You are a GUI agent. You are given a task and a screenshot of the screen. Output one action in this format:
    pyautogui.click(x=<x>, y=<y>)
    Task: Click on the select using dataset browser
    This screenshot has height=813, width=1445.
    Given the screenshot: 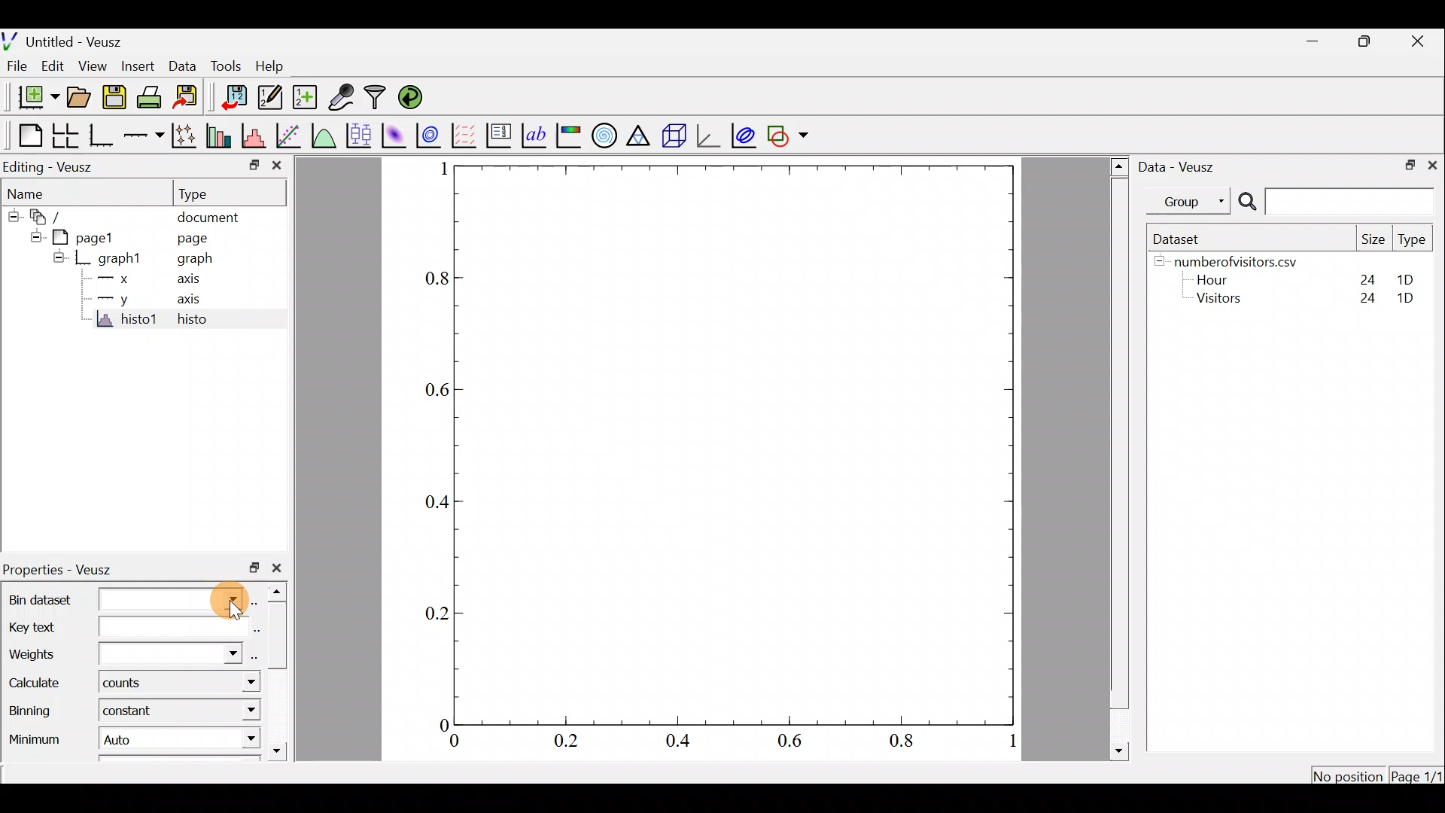 What is the action you would take?
    pyautogui.click(x=253, y=658)
    